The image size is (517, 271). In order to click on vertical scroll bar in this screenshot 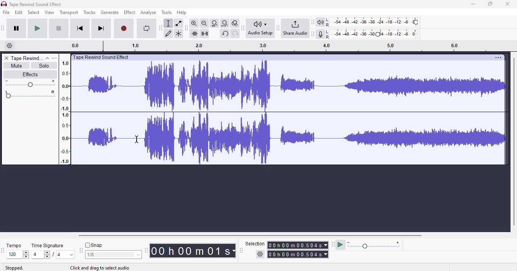, I will do `click(514, 141)`.